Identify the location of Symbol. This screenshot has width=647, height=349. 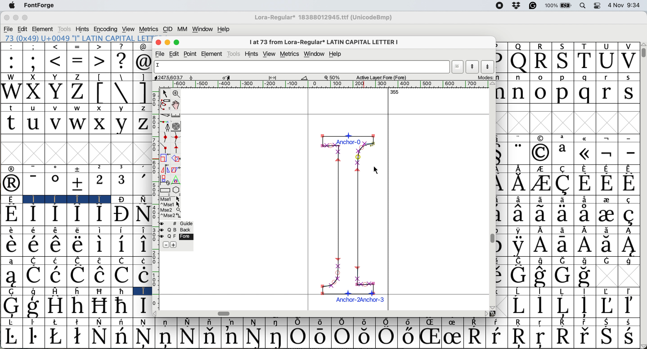
(121, 306).